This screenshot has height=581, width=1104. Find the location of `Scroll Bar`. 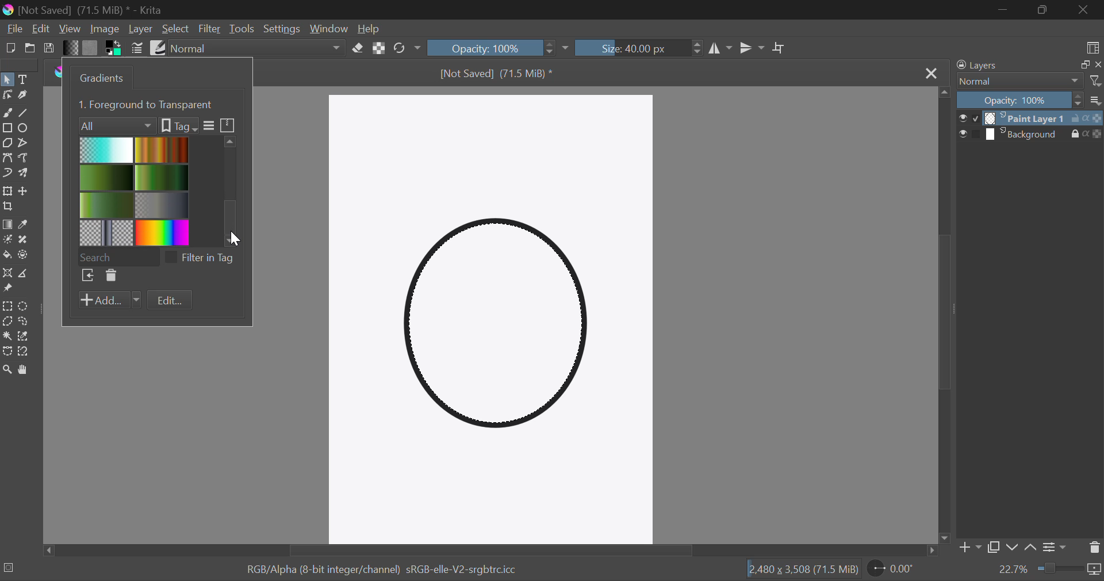

Scroll Bar is located at coordinates (489, 552).